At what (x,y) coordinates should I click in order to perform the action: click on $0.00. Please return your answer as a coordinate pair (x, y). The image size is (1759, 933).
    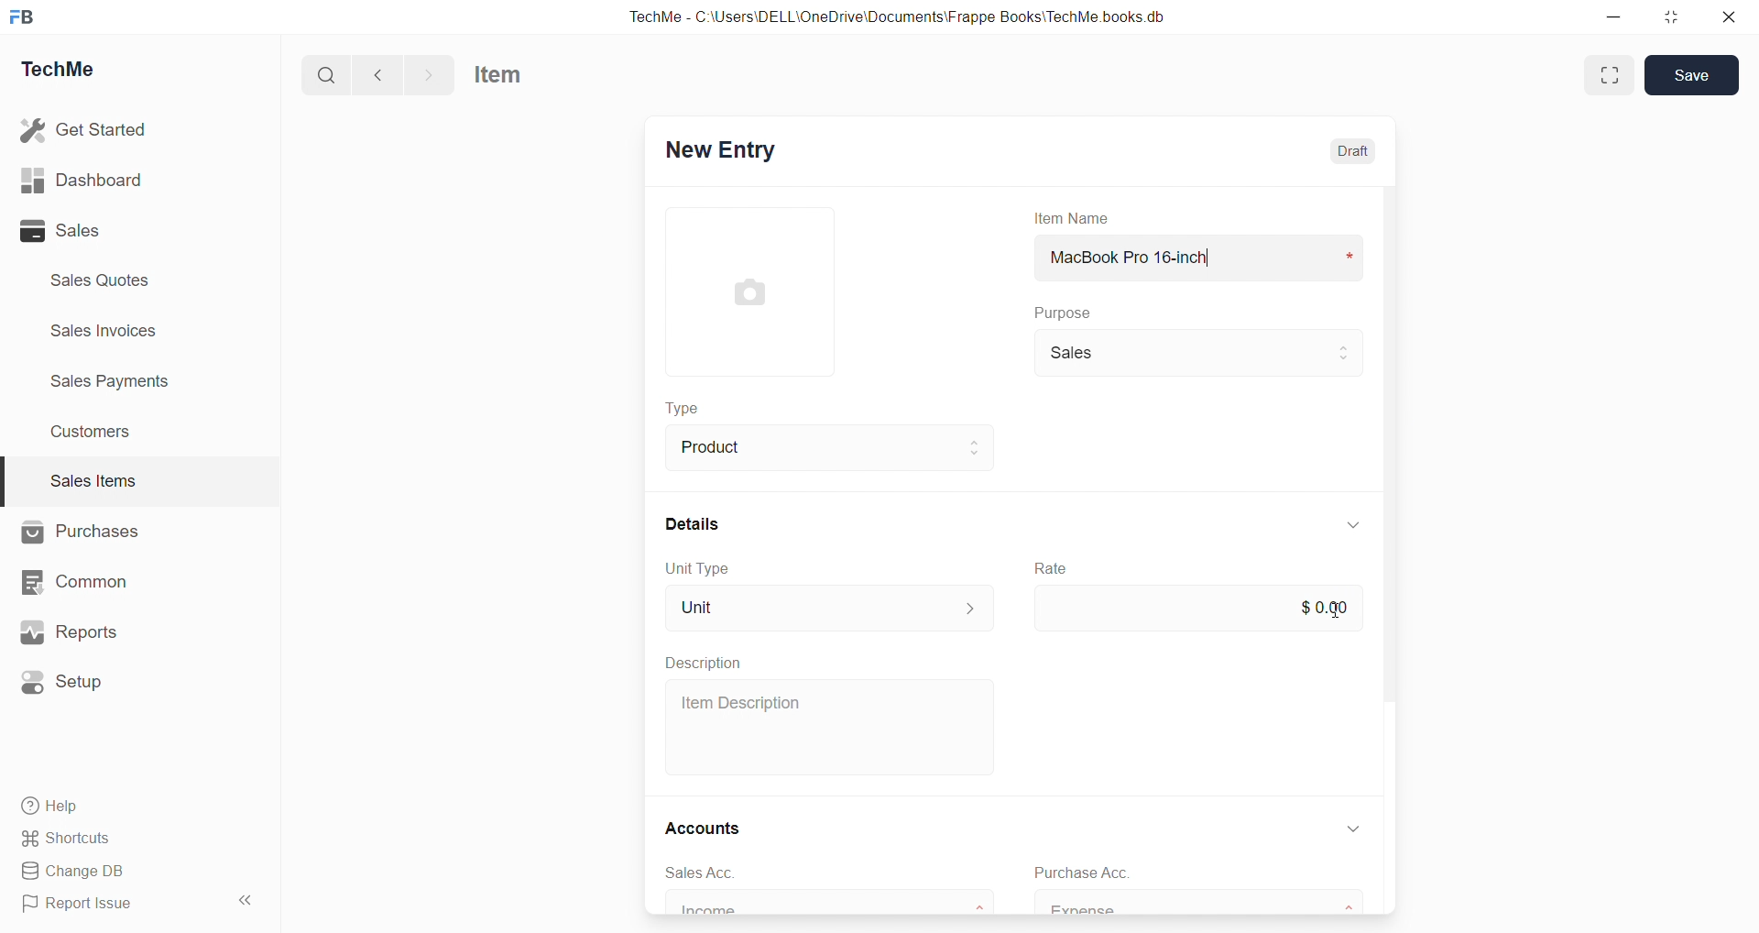
    Looking at the image, I should click on (1196, 609).